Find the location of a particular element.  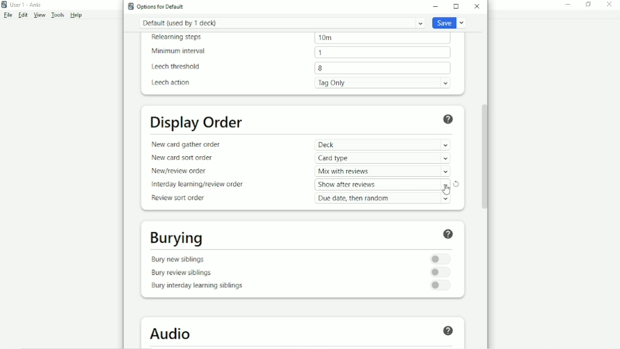

Minimize is located at coordinates (436, 6).